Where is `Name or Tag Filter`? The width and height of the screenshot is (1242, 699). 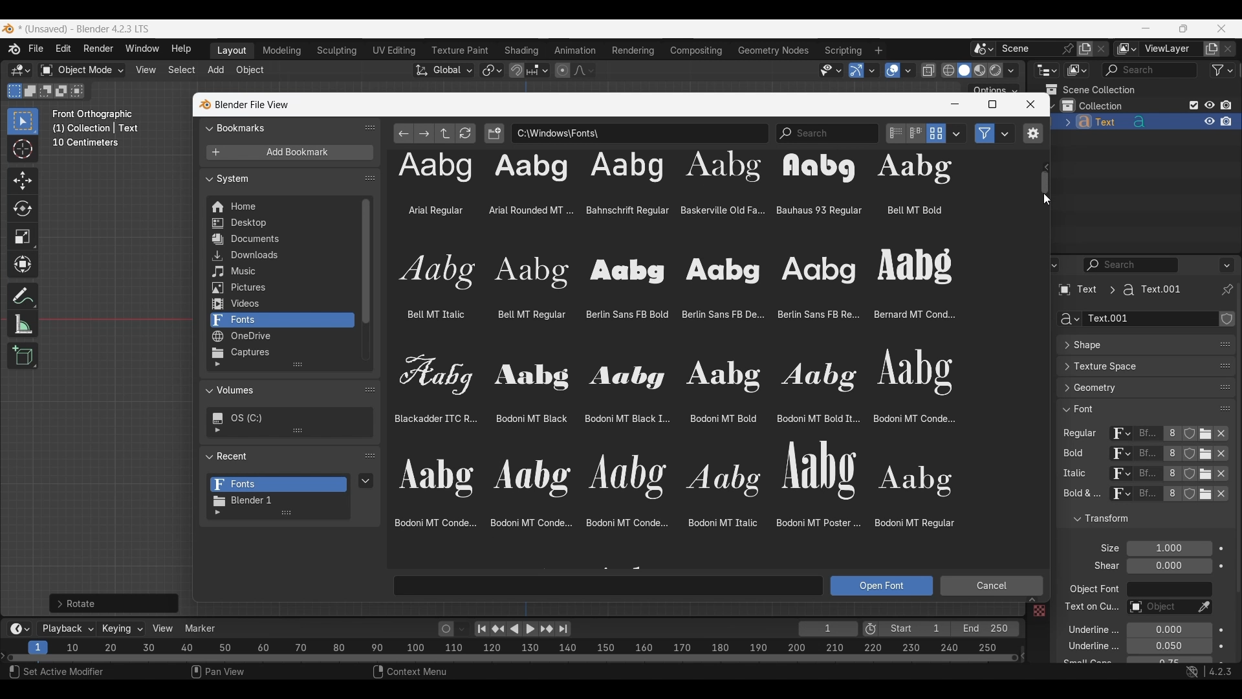 Name or Tag Filter is located at coordinates (827, 133).